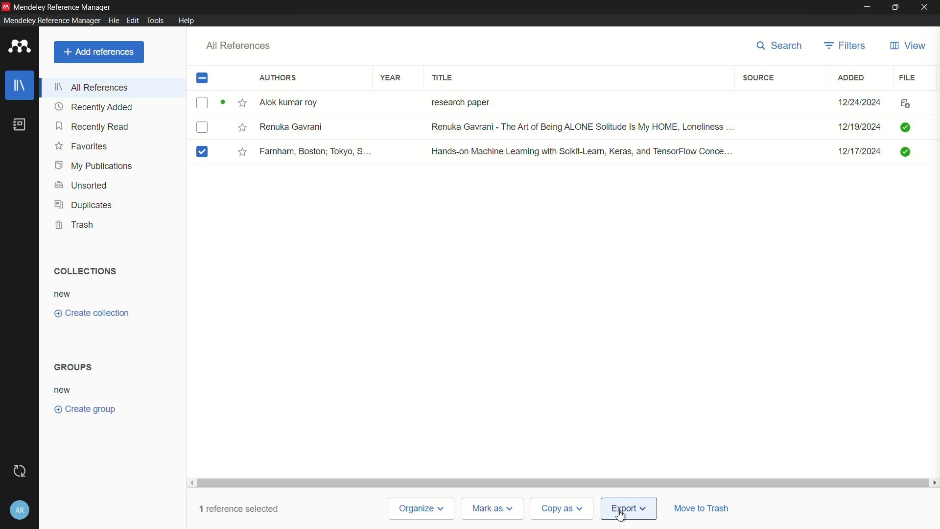 The width and height of the screenshot is (940, 529). What do you see at coordinates (75, 224) in the screenshot?
I see `trash` at bounding box center [75, 224].